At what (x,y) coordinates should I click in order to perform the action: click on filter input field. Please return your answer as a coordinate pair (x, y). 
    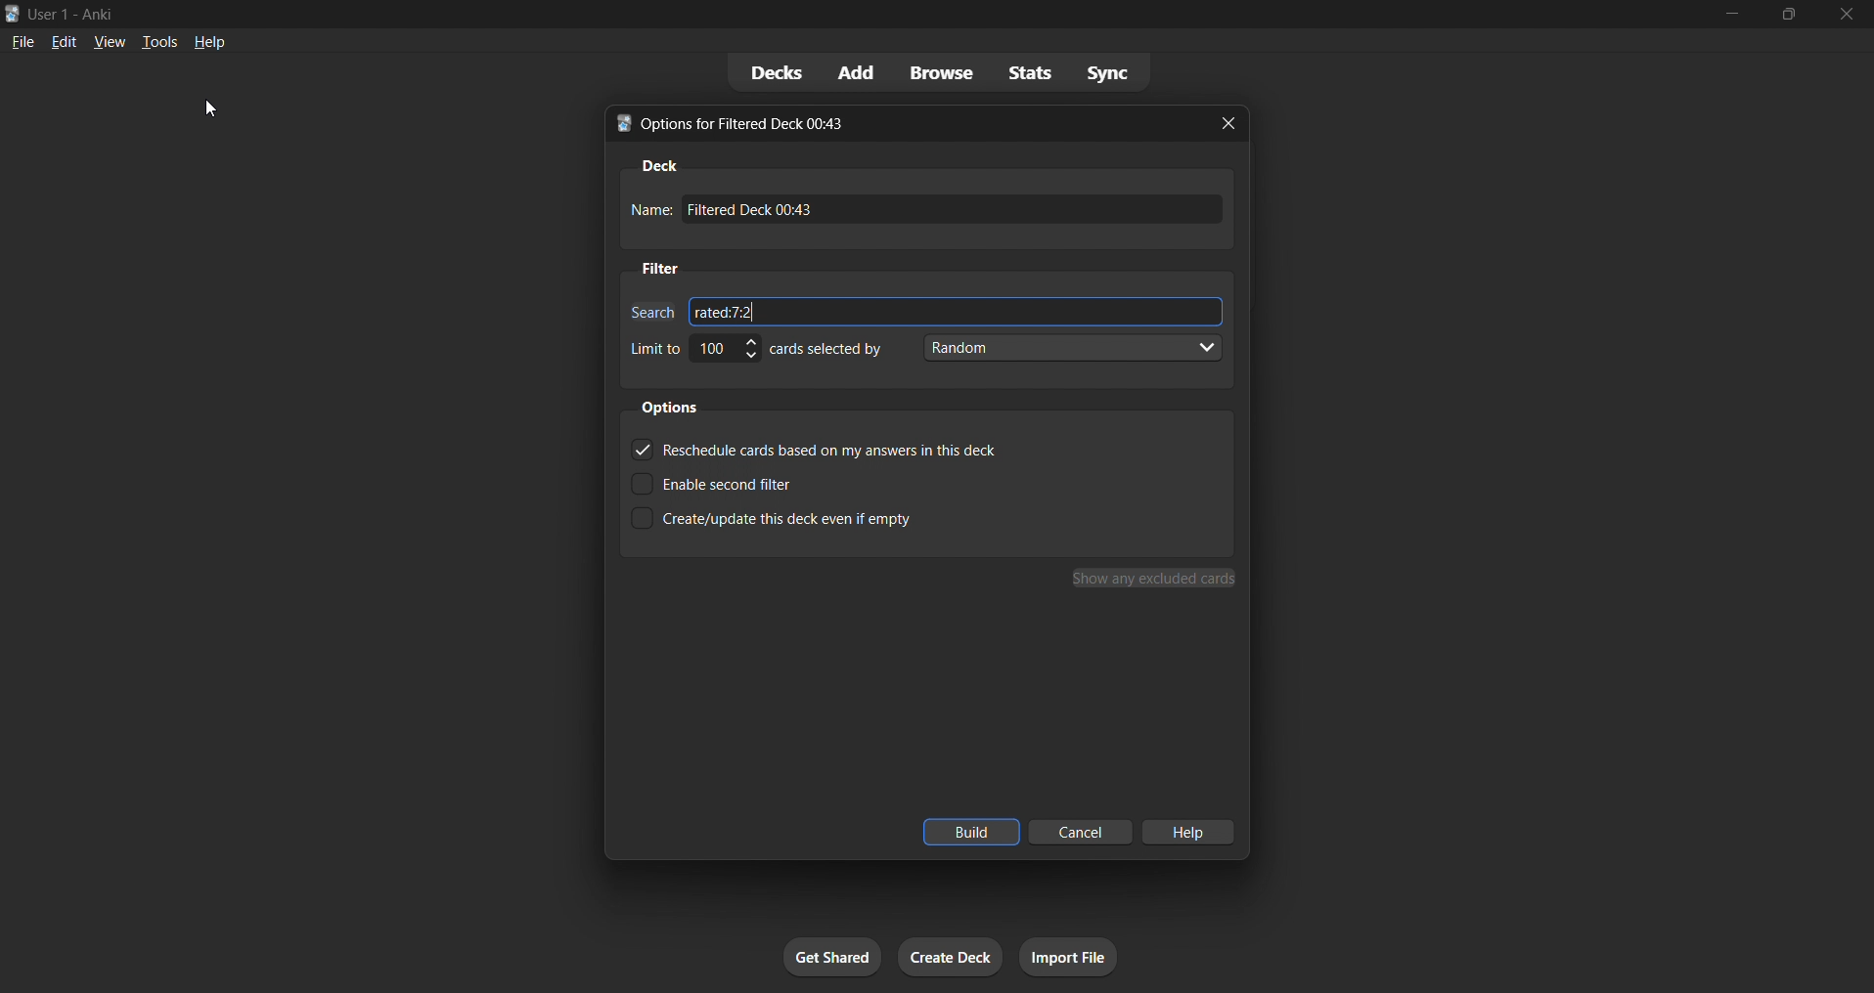
    Looking at the image, I should click on (647, 308).